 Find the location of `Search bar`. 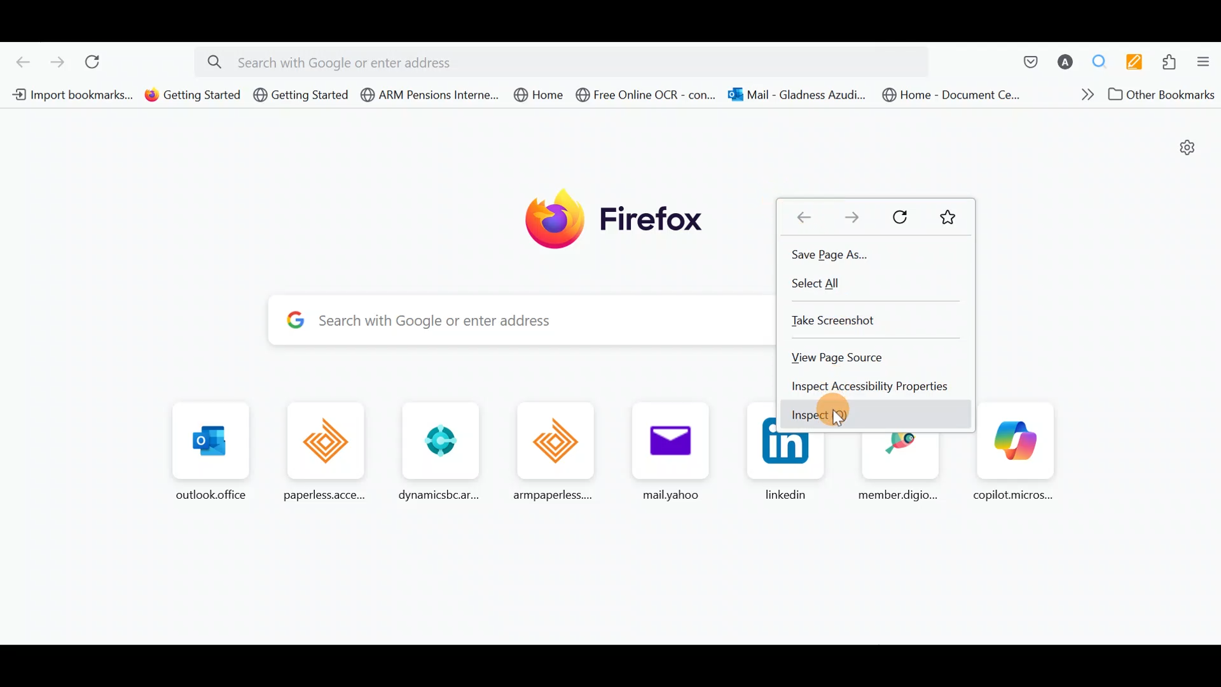

Search bar is located at coordinates (508, 321).